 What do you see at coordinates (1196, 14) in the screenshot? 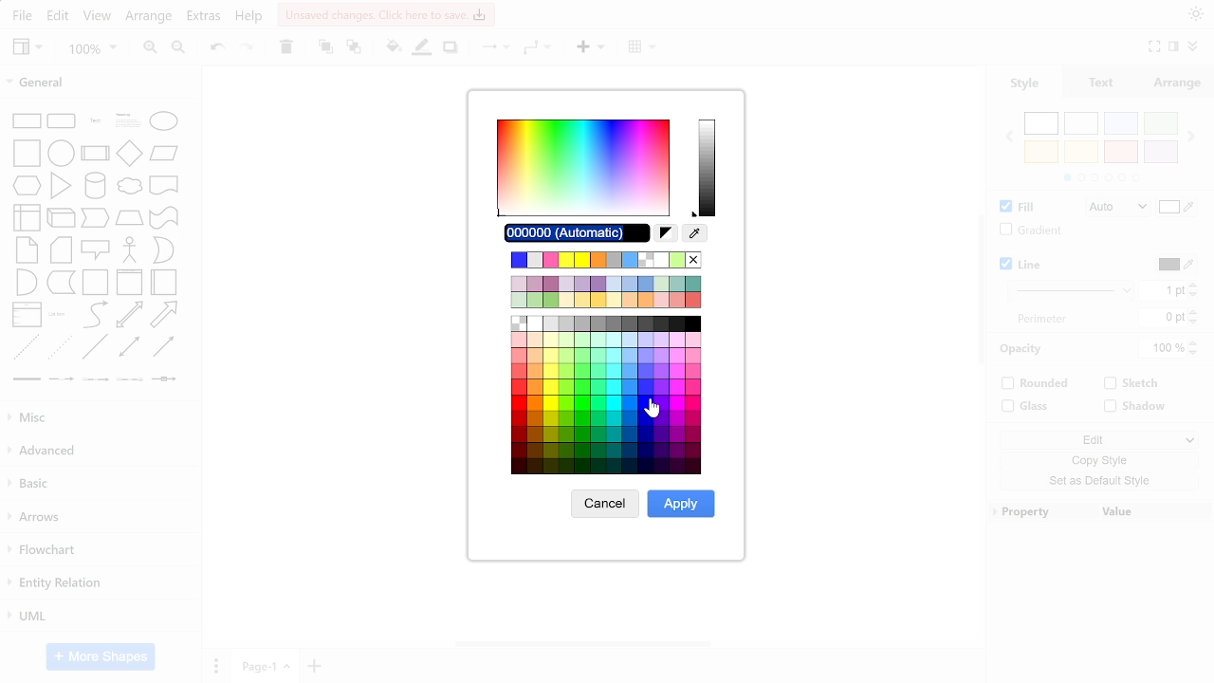
I see `apearence` at bounding box center [1196, 14].